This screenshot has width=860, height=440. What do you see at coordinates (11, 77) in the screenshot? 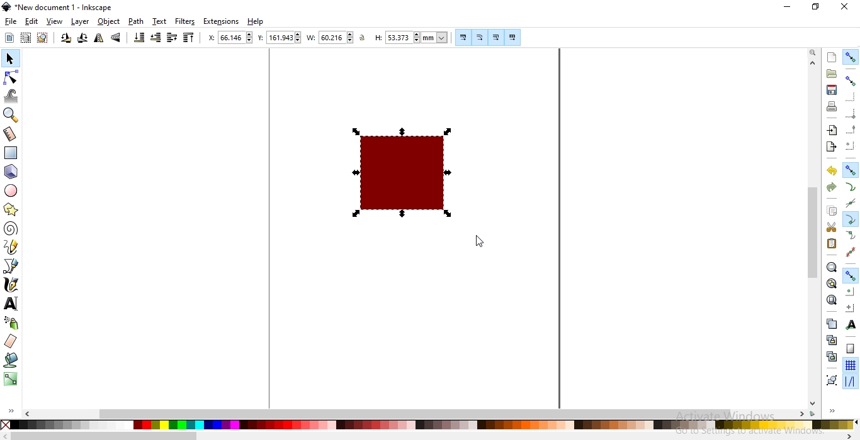
I see `edit paths by nodes` at bounding box center [11, 77].